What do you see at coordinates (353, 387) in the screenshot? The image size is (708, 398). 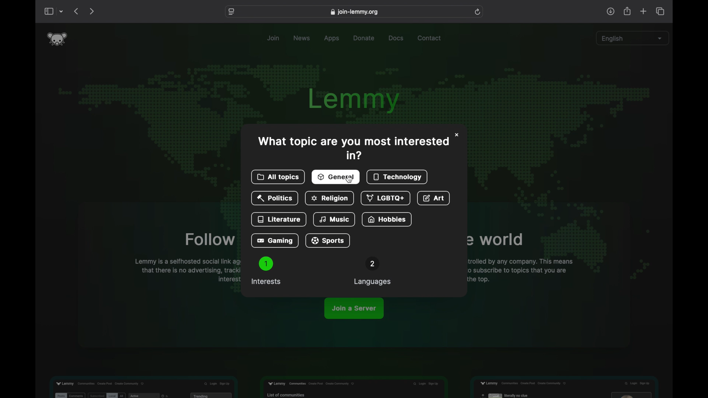 I see `feature preview` at bounding box center [353, 387].